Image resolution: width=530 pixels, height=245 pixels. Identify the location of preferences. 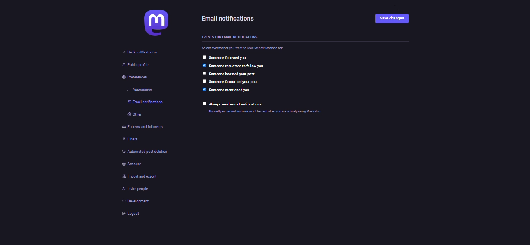
(131, 78).